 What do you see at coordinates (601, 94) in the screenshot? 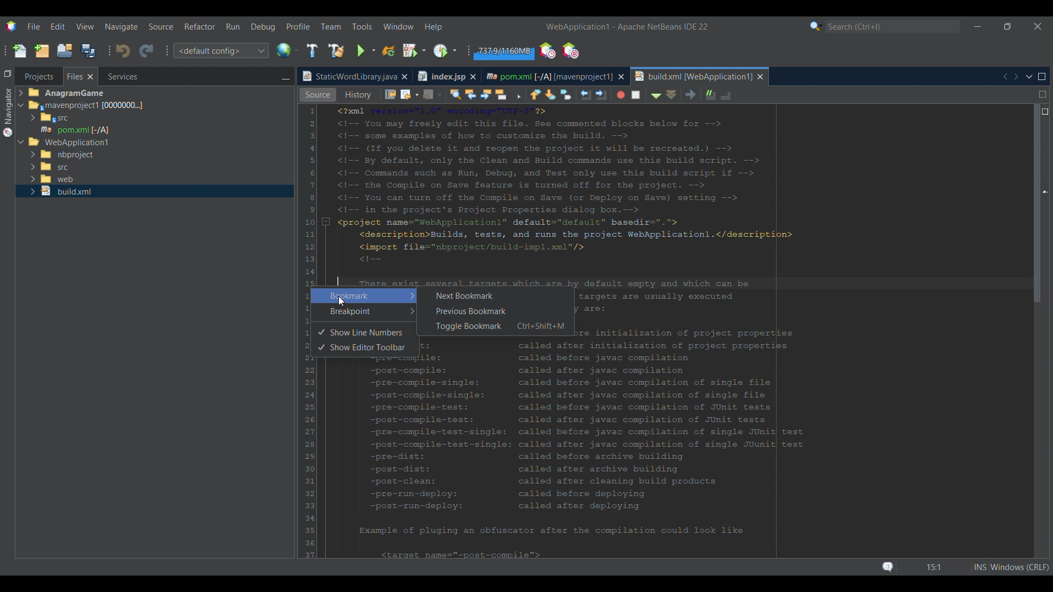
I see `Toggle highlight search` at bounding box center [601, 94].